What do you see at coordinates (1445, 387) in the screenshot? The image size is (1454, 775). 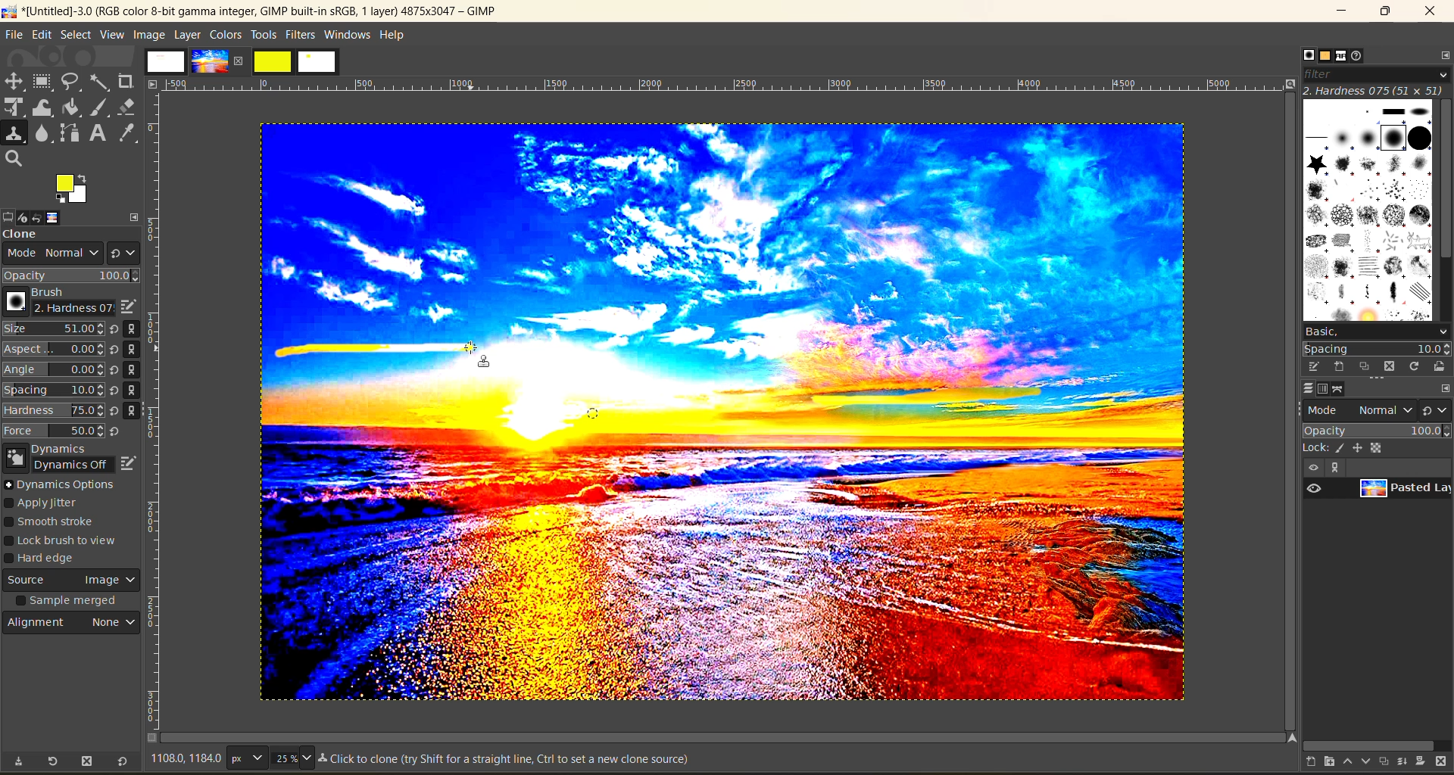 I see `configure` at bounding box center [1445, 387].